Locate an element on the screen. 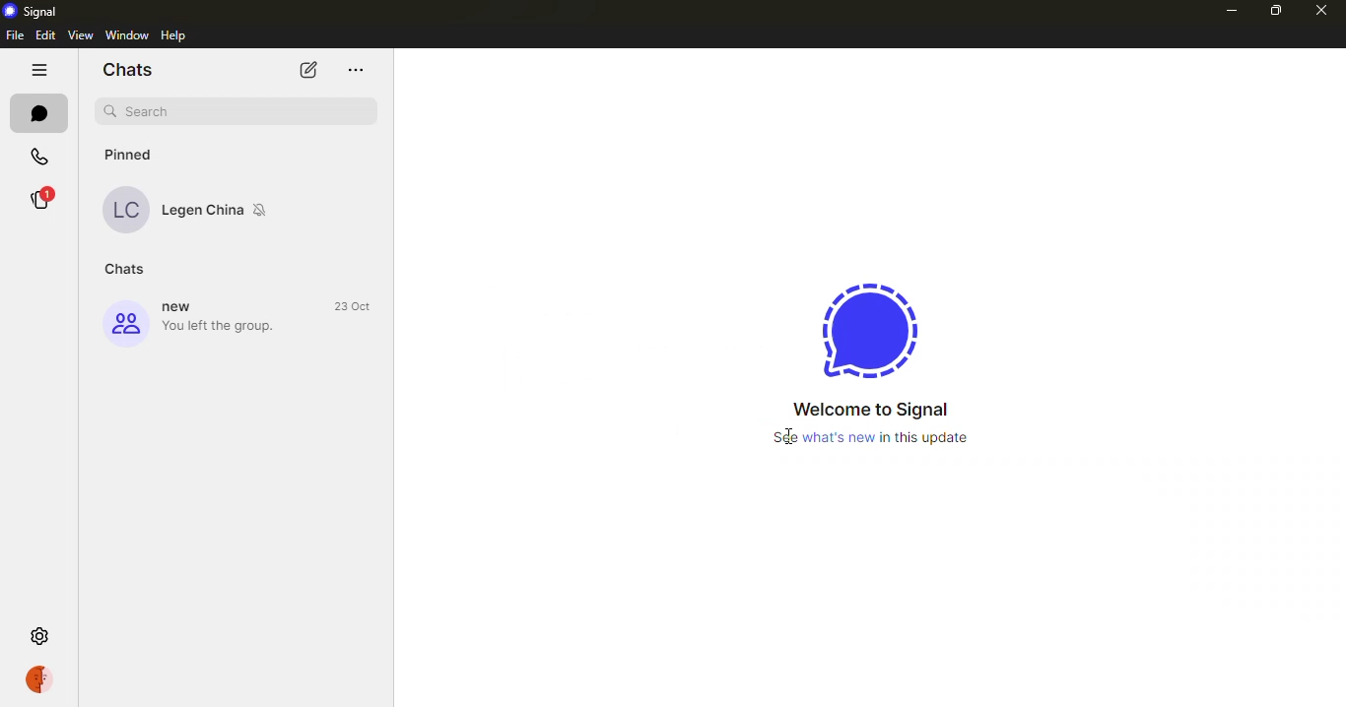  time is located at coordinates (361, 192).